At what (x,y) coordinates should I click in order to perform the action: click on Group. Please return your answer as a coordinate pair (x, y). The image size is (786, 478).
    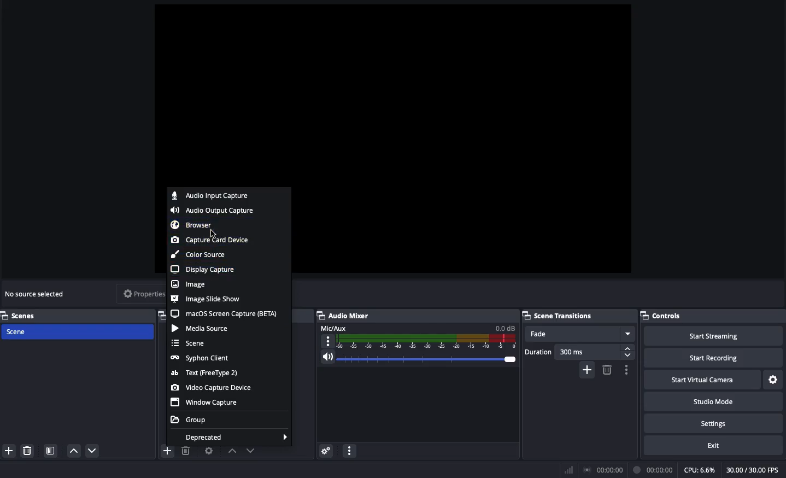
    Looking at the image, I should click on (195, 421).